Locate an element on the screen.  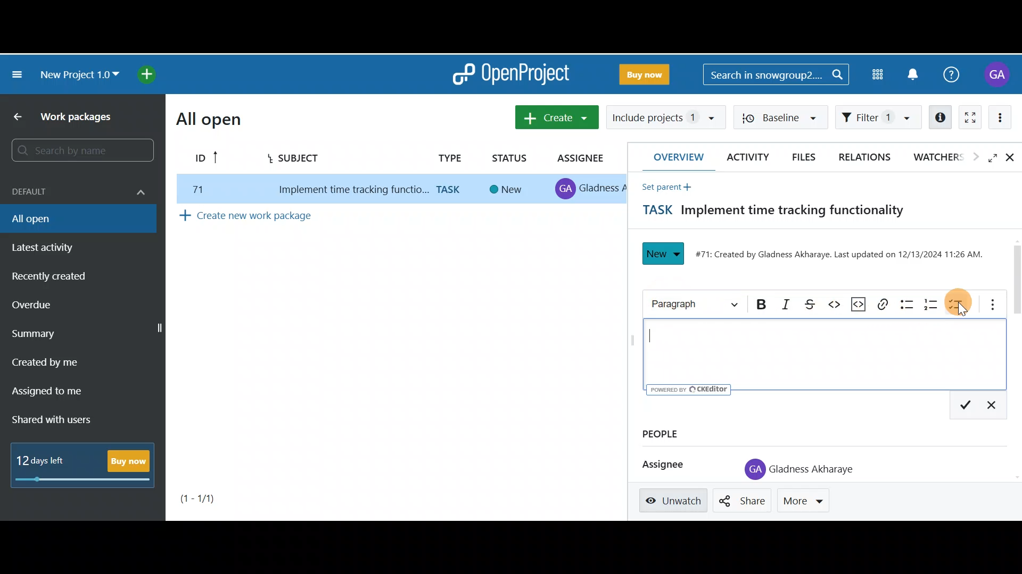
Watchers is located at coordinates (937, 159).